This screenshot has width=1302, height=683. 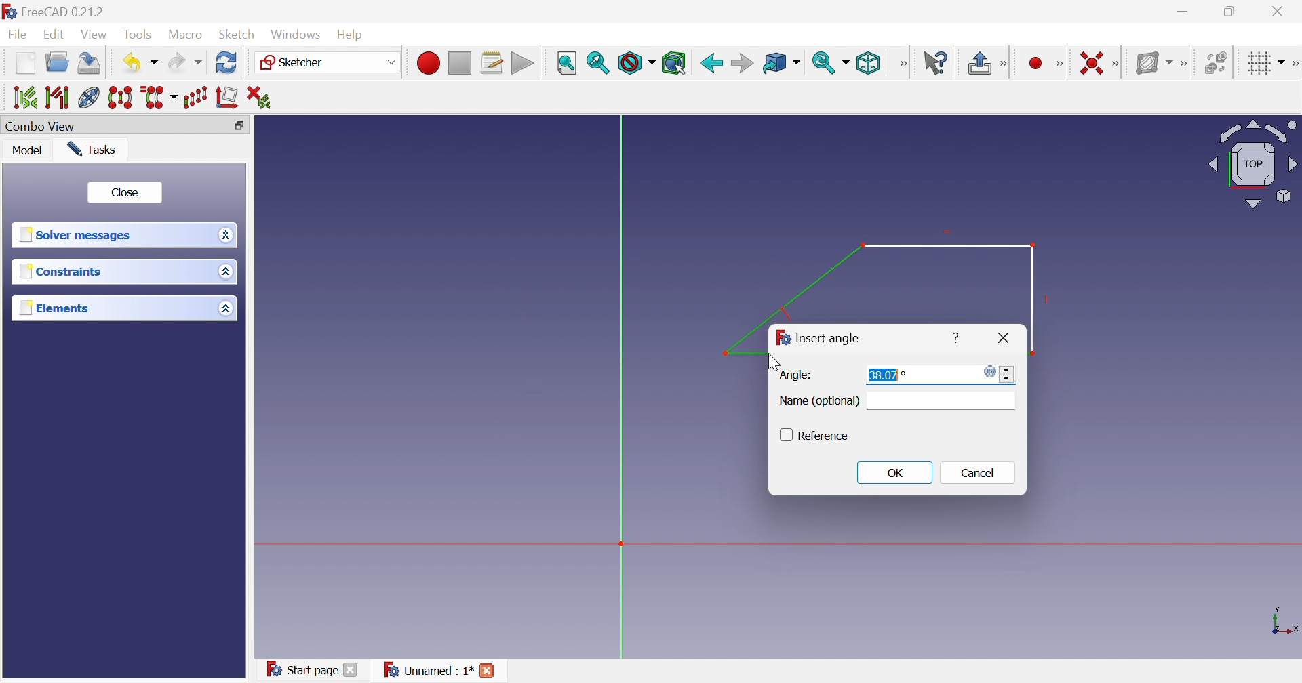 What do you see at coordinates (935, 62) in the screenshot?
I see `What's this?` at bounding box center [935, 62].